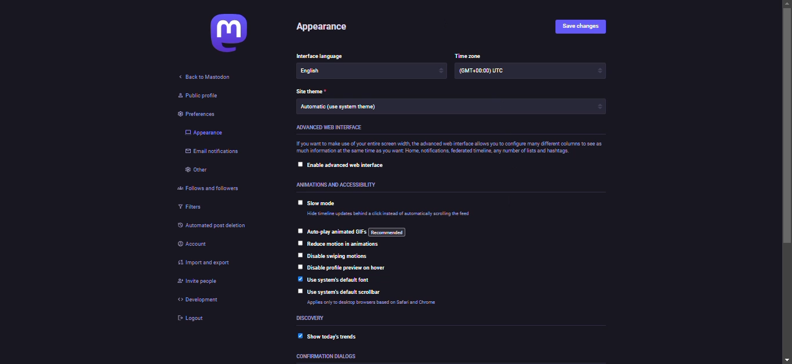 This screenshot has width=792, height=364. I want to click on slow mode, so click(325, 203).